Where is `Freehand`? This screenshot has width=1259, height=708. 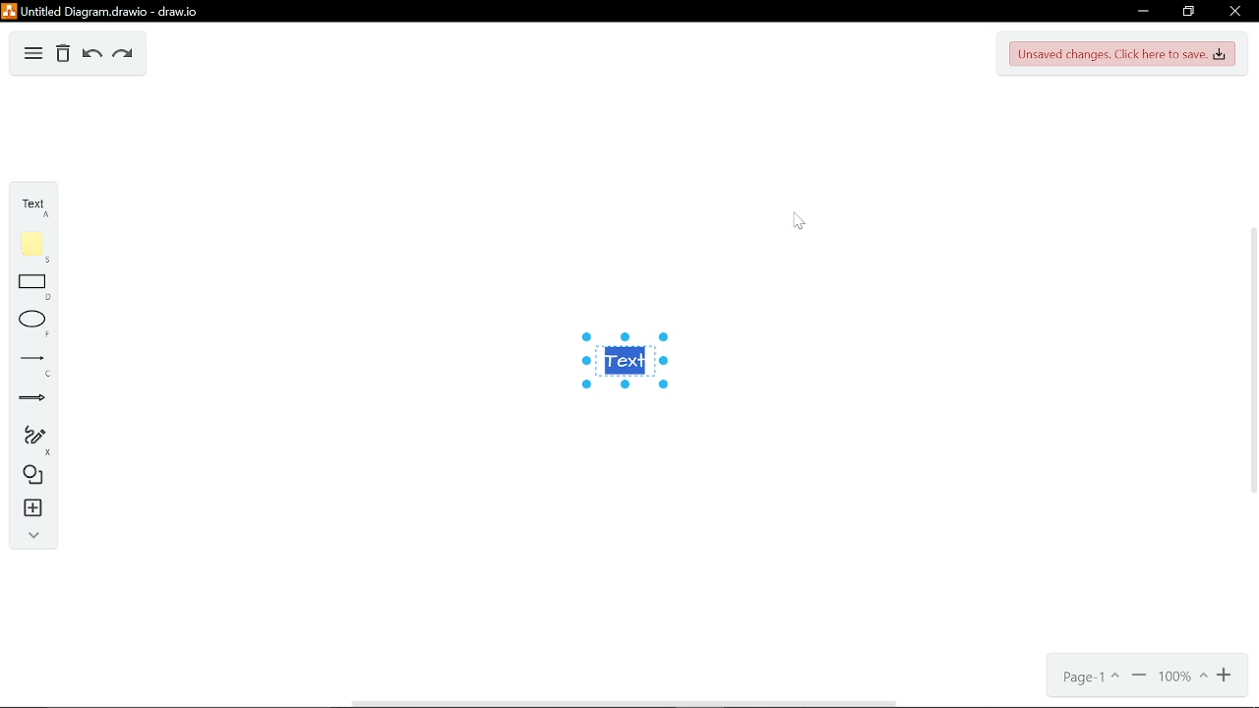 Freehand is located at coordinates (29, 440).